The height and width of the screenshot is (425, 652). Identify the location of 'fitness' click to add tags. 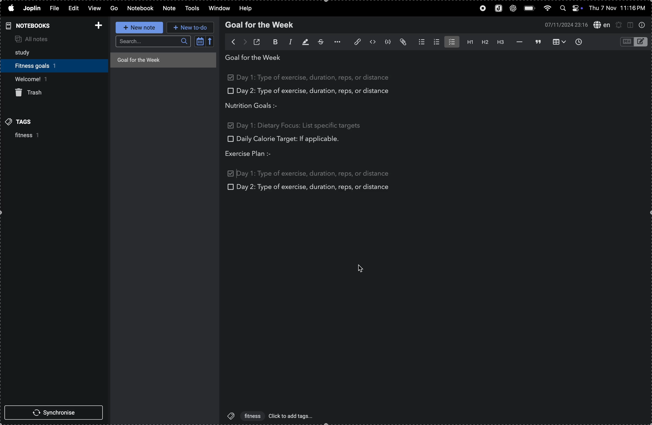
(268, 415).